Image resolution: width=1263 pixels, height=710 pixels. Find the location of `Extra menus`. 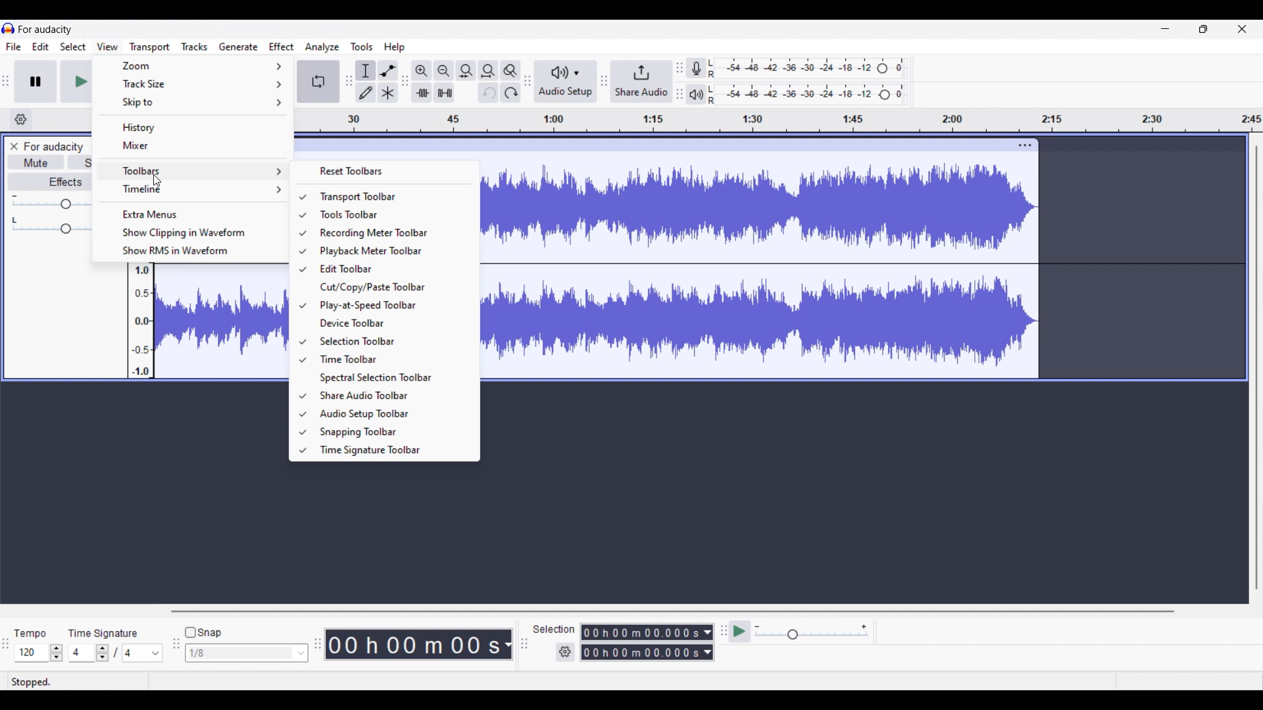

Extra menus is located at coordinates (190, 214).